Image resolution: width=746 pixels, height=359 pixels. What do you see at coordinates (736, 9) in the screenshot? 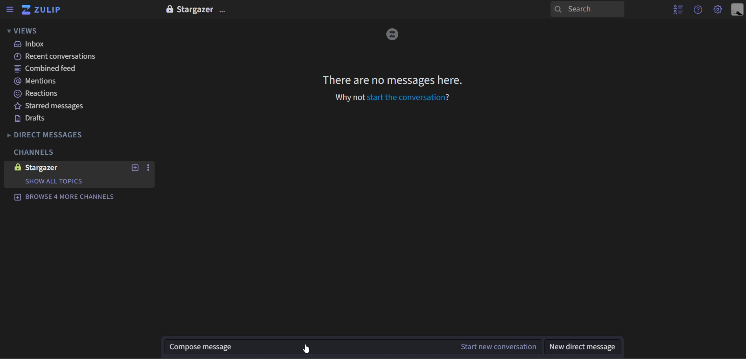
I see `personal menu` at bounding box center [736, 9].